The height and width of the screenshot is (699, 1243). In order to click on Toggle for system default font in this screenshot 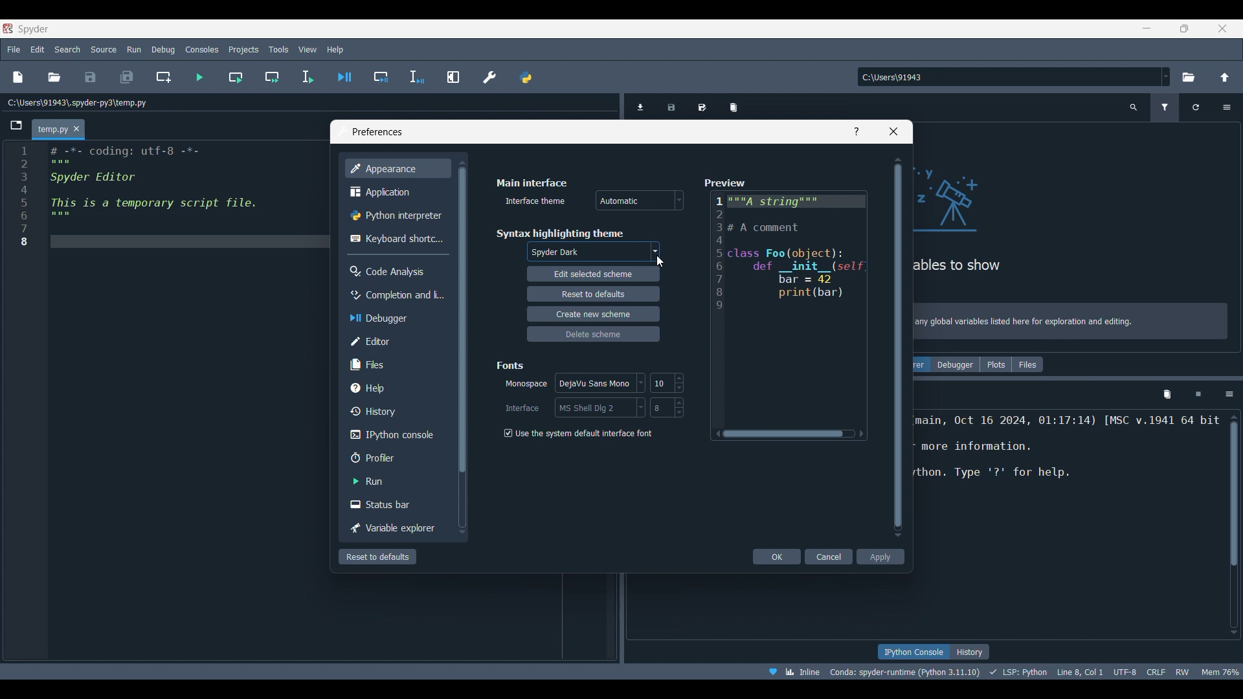, I will do `click(583, 433)`.